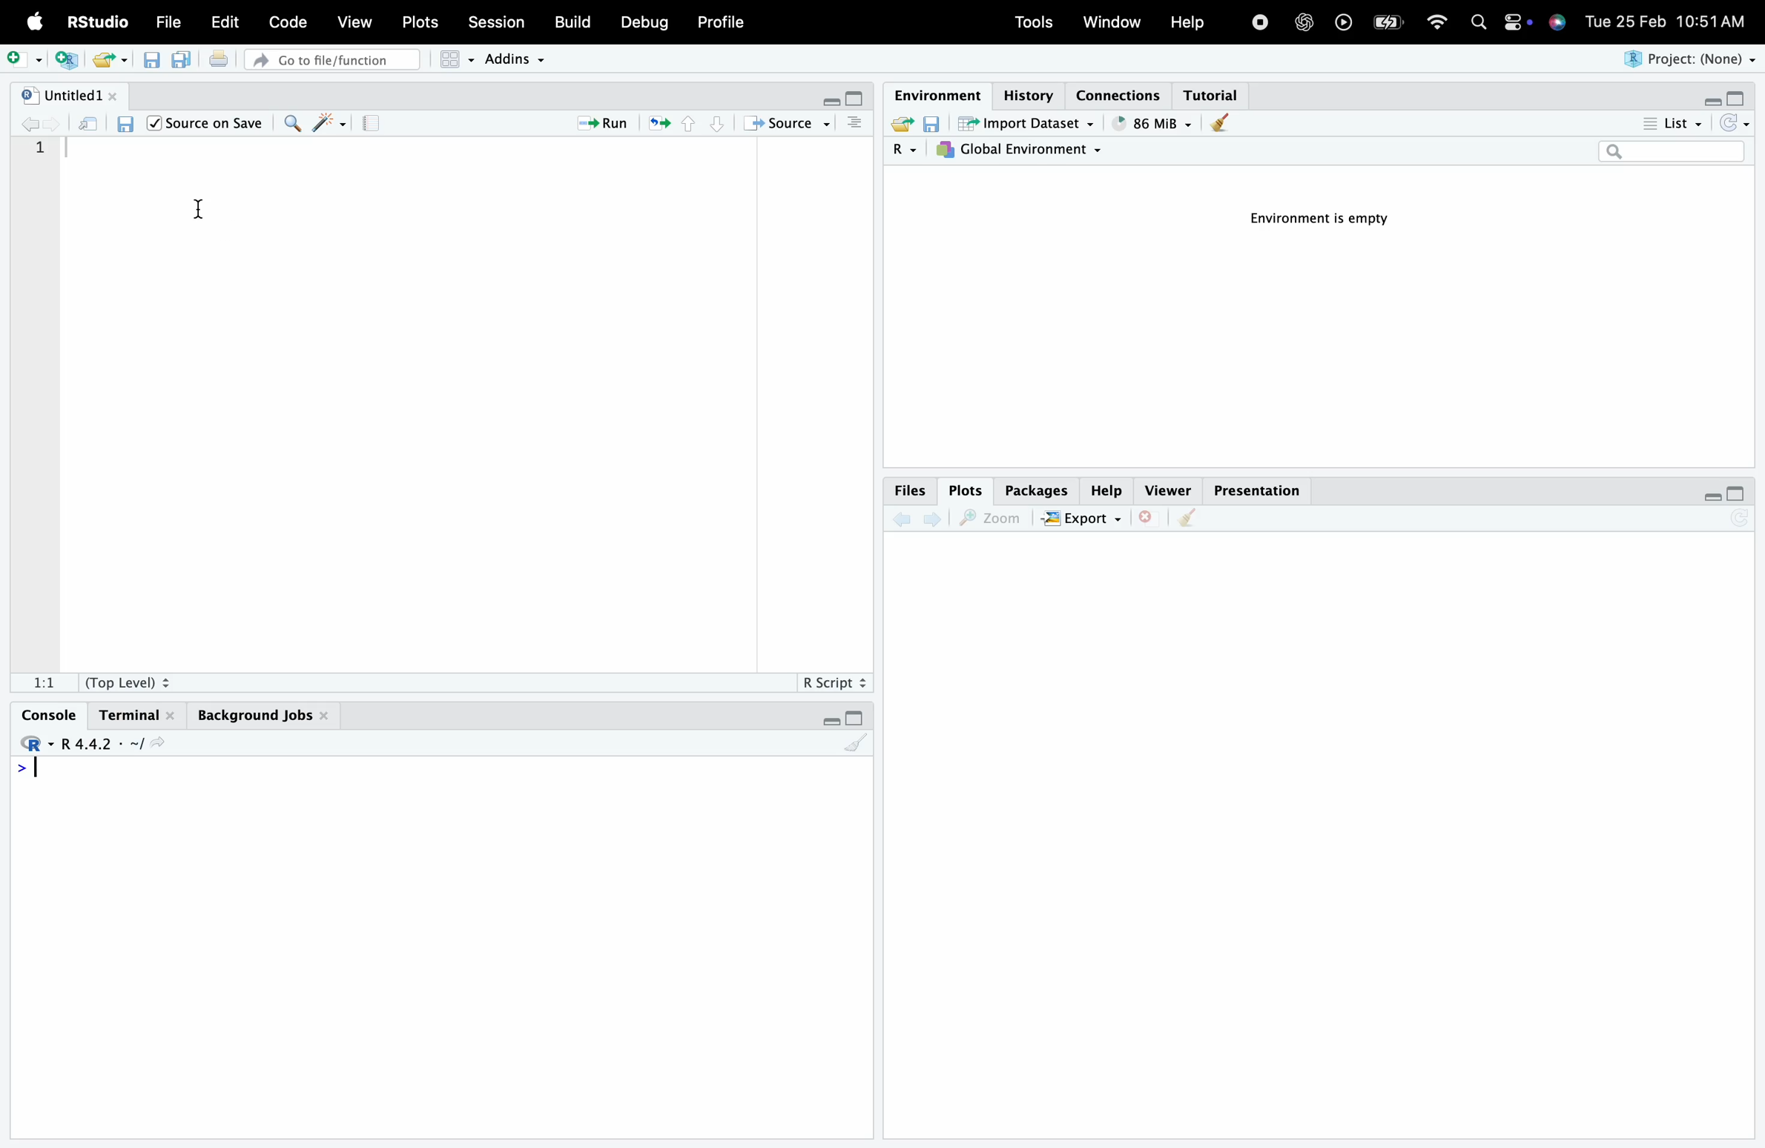 The width and height of the screenshot is (1765, 1148). Describe the element at coordinates (577, 20) in the screenshot. I see `Build` at that location.